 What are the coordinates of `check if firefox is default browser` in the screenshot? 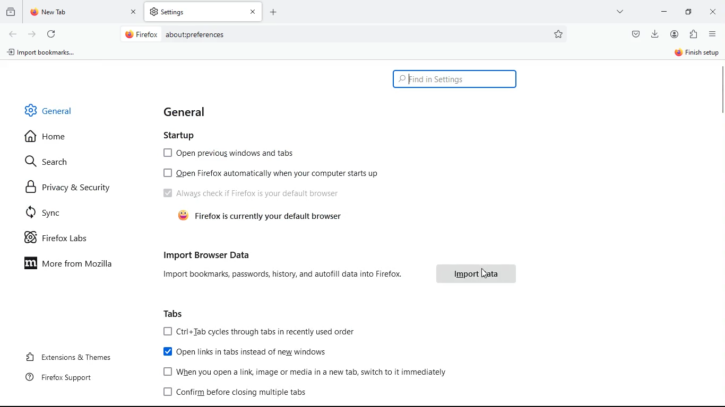 It's located at (252, 193).